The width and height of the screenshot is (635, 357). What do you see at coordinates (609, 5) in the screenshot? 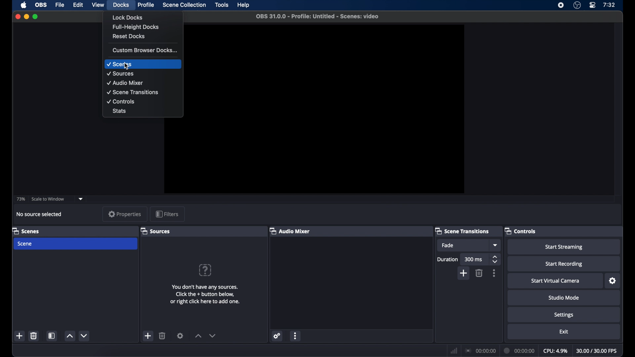
I see `7:32` at bounding box center [609, 5].